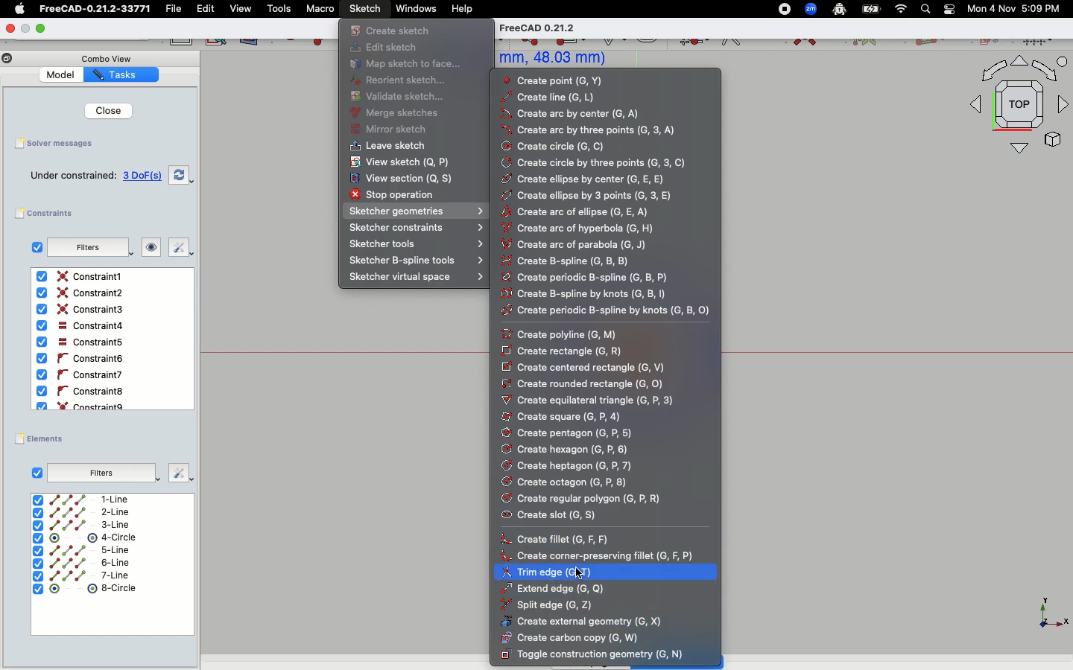  Describe the element at coordinates (591, 130) in the screenshot. I see `Create arc by three points` at that location.